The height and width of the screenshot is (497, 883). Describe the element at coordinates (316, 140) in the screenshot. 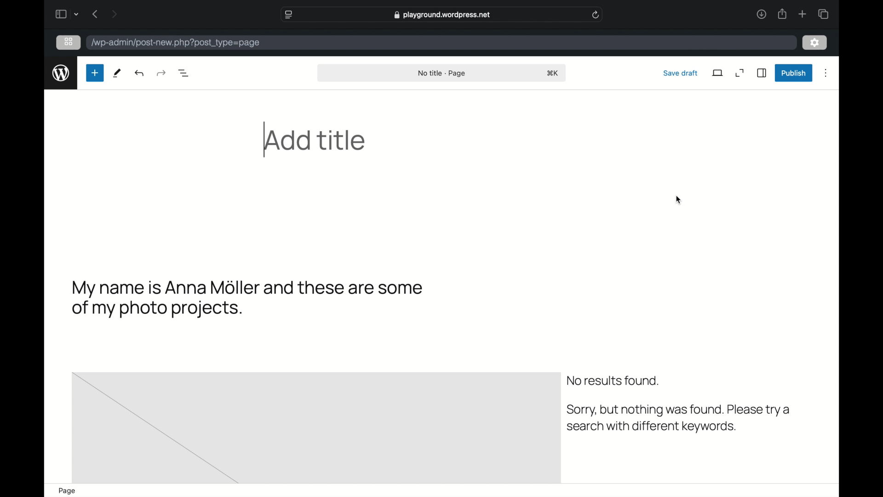

I see `add title` at that location.